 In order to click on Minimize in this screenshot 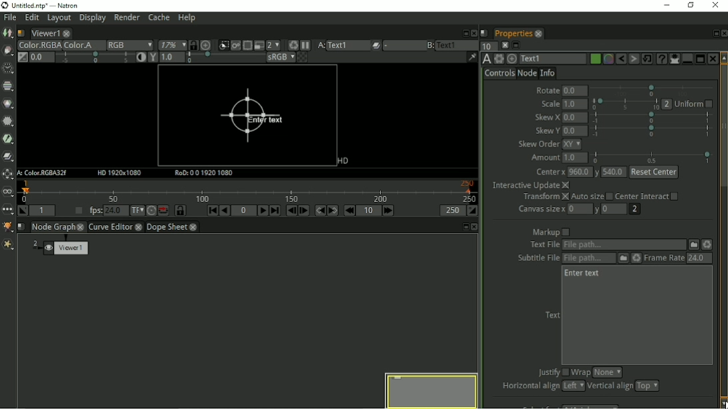, I will do `click(687, 59)`.